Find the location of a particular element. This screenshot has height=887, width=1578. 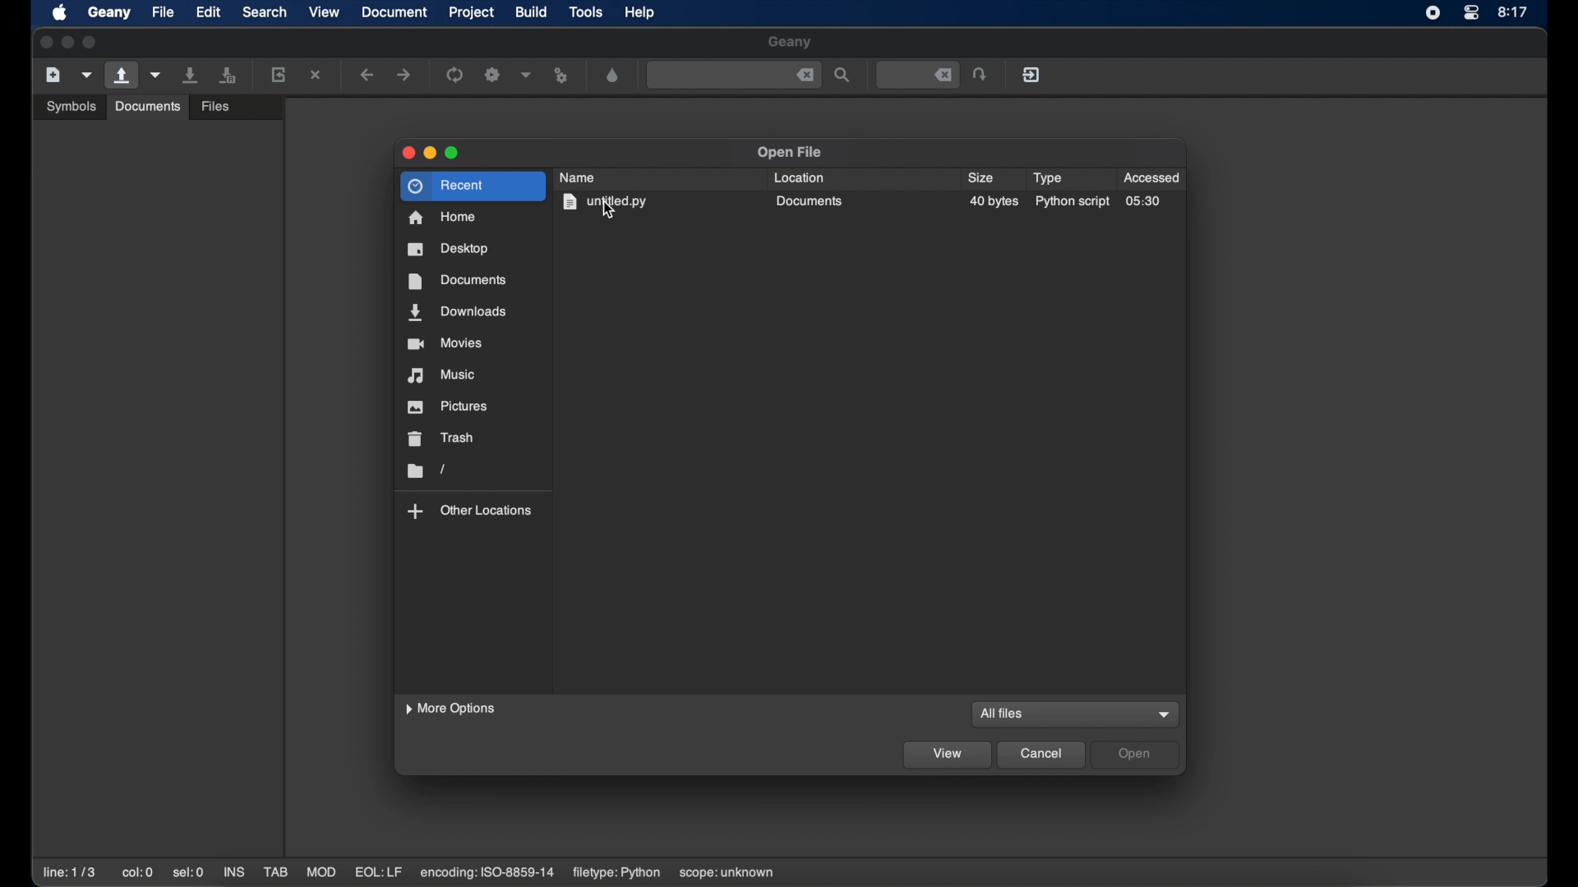

documents is located at coordinates (810, 201).